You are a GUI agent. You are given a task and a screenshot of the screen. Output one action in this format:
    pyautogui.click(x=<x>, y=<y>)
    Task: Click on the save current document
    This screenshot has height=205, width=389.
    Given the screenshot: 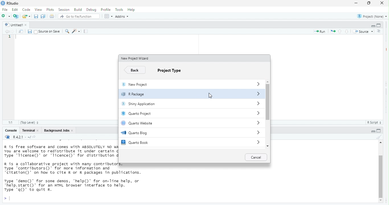 What is the action you would take?
    pyautogui.click(x=30, y=31)
    